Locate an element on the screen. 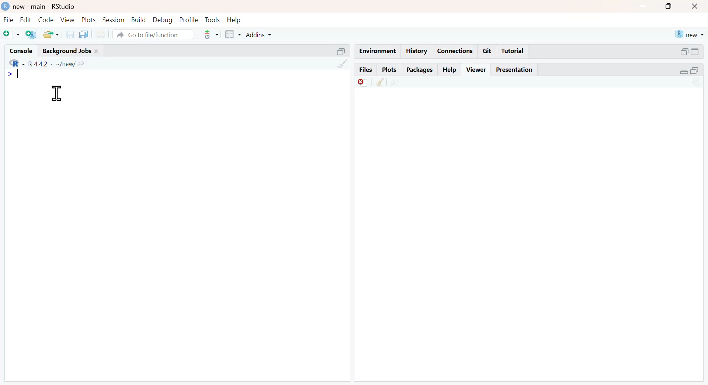 This screenshot has width=708, height=385. viewer is located at coordinates (477, 70).